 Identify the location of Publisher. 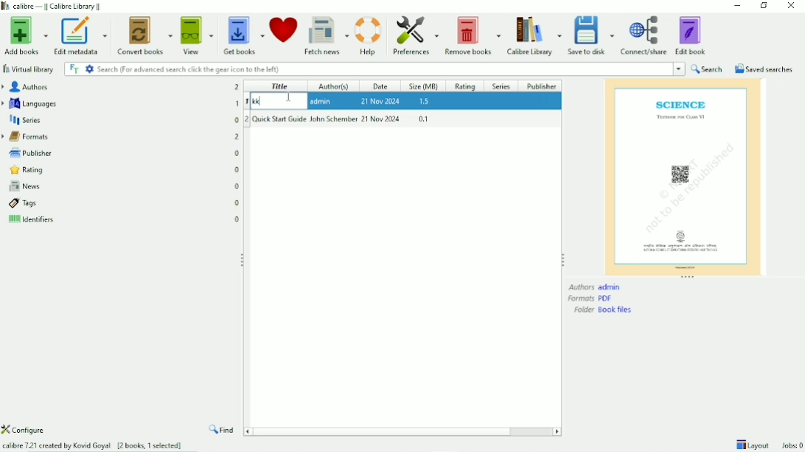
(542, 85).